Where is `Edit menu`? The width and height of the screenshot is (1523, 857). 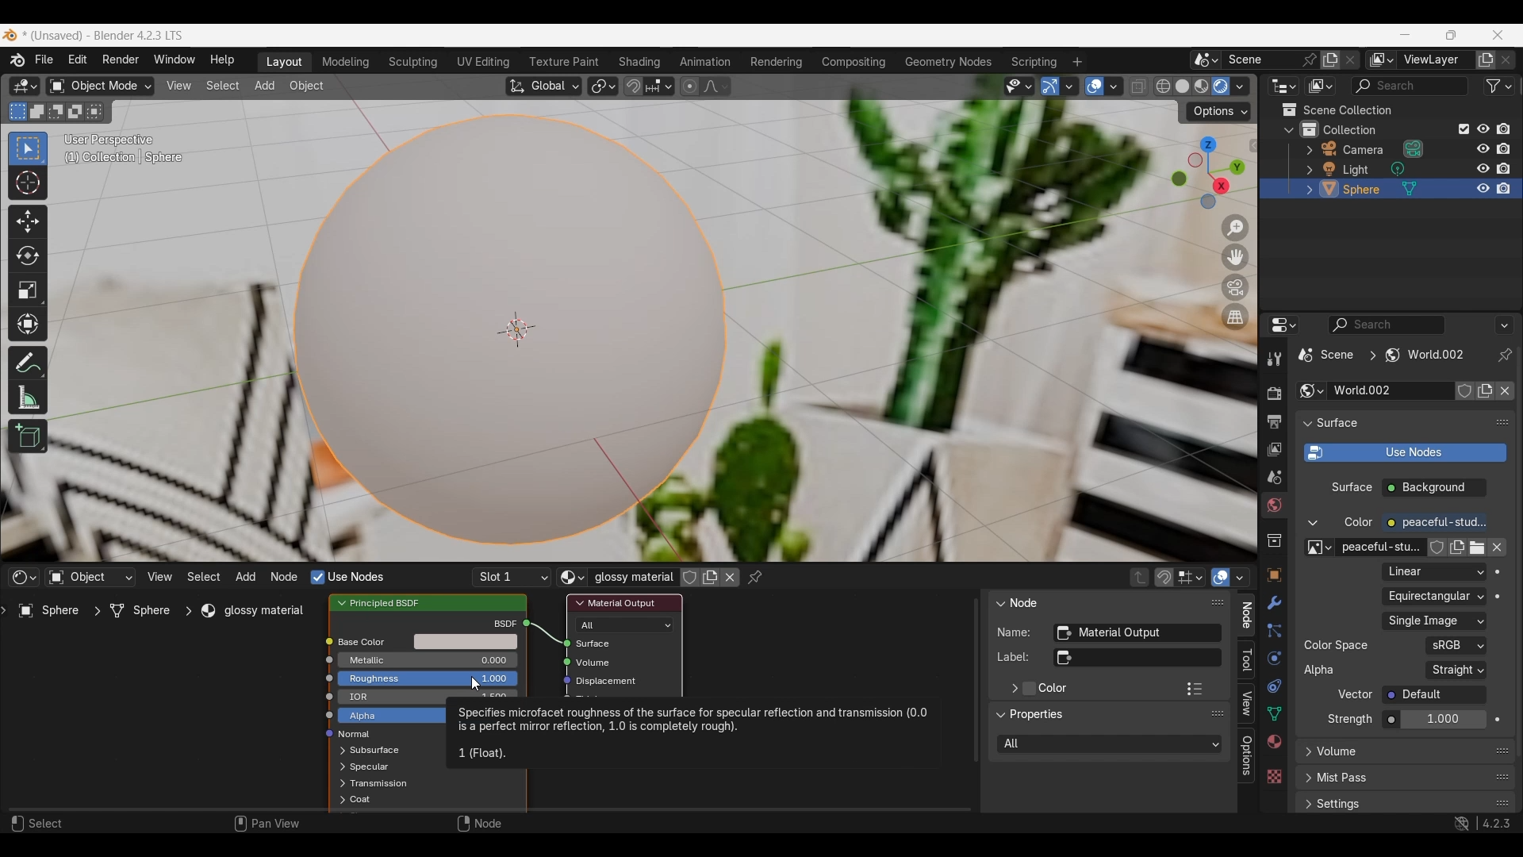 Edit menu is located at coordinates (78, 60).